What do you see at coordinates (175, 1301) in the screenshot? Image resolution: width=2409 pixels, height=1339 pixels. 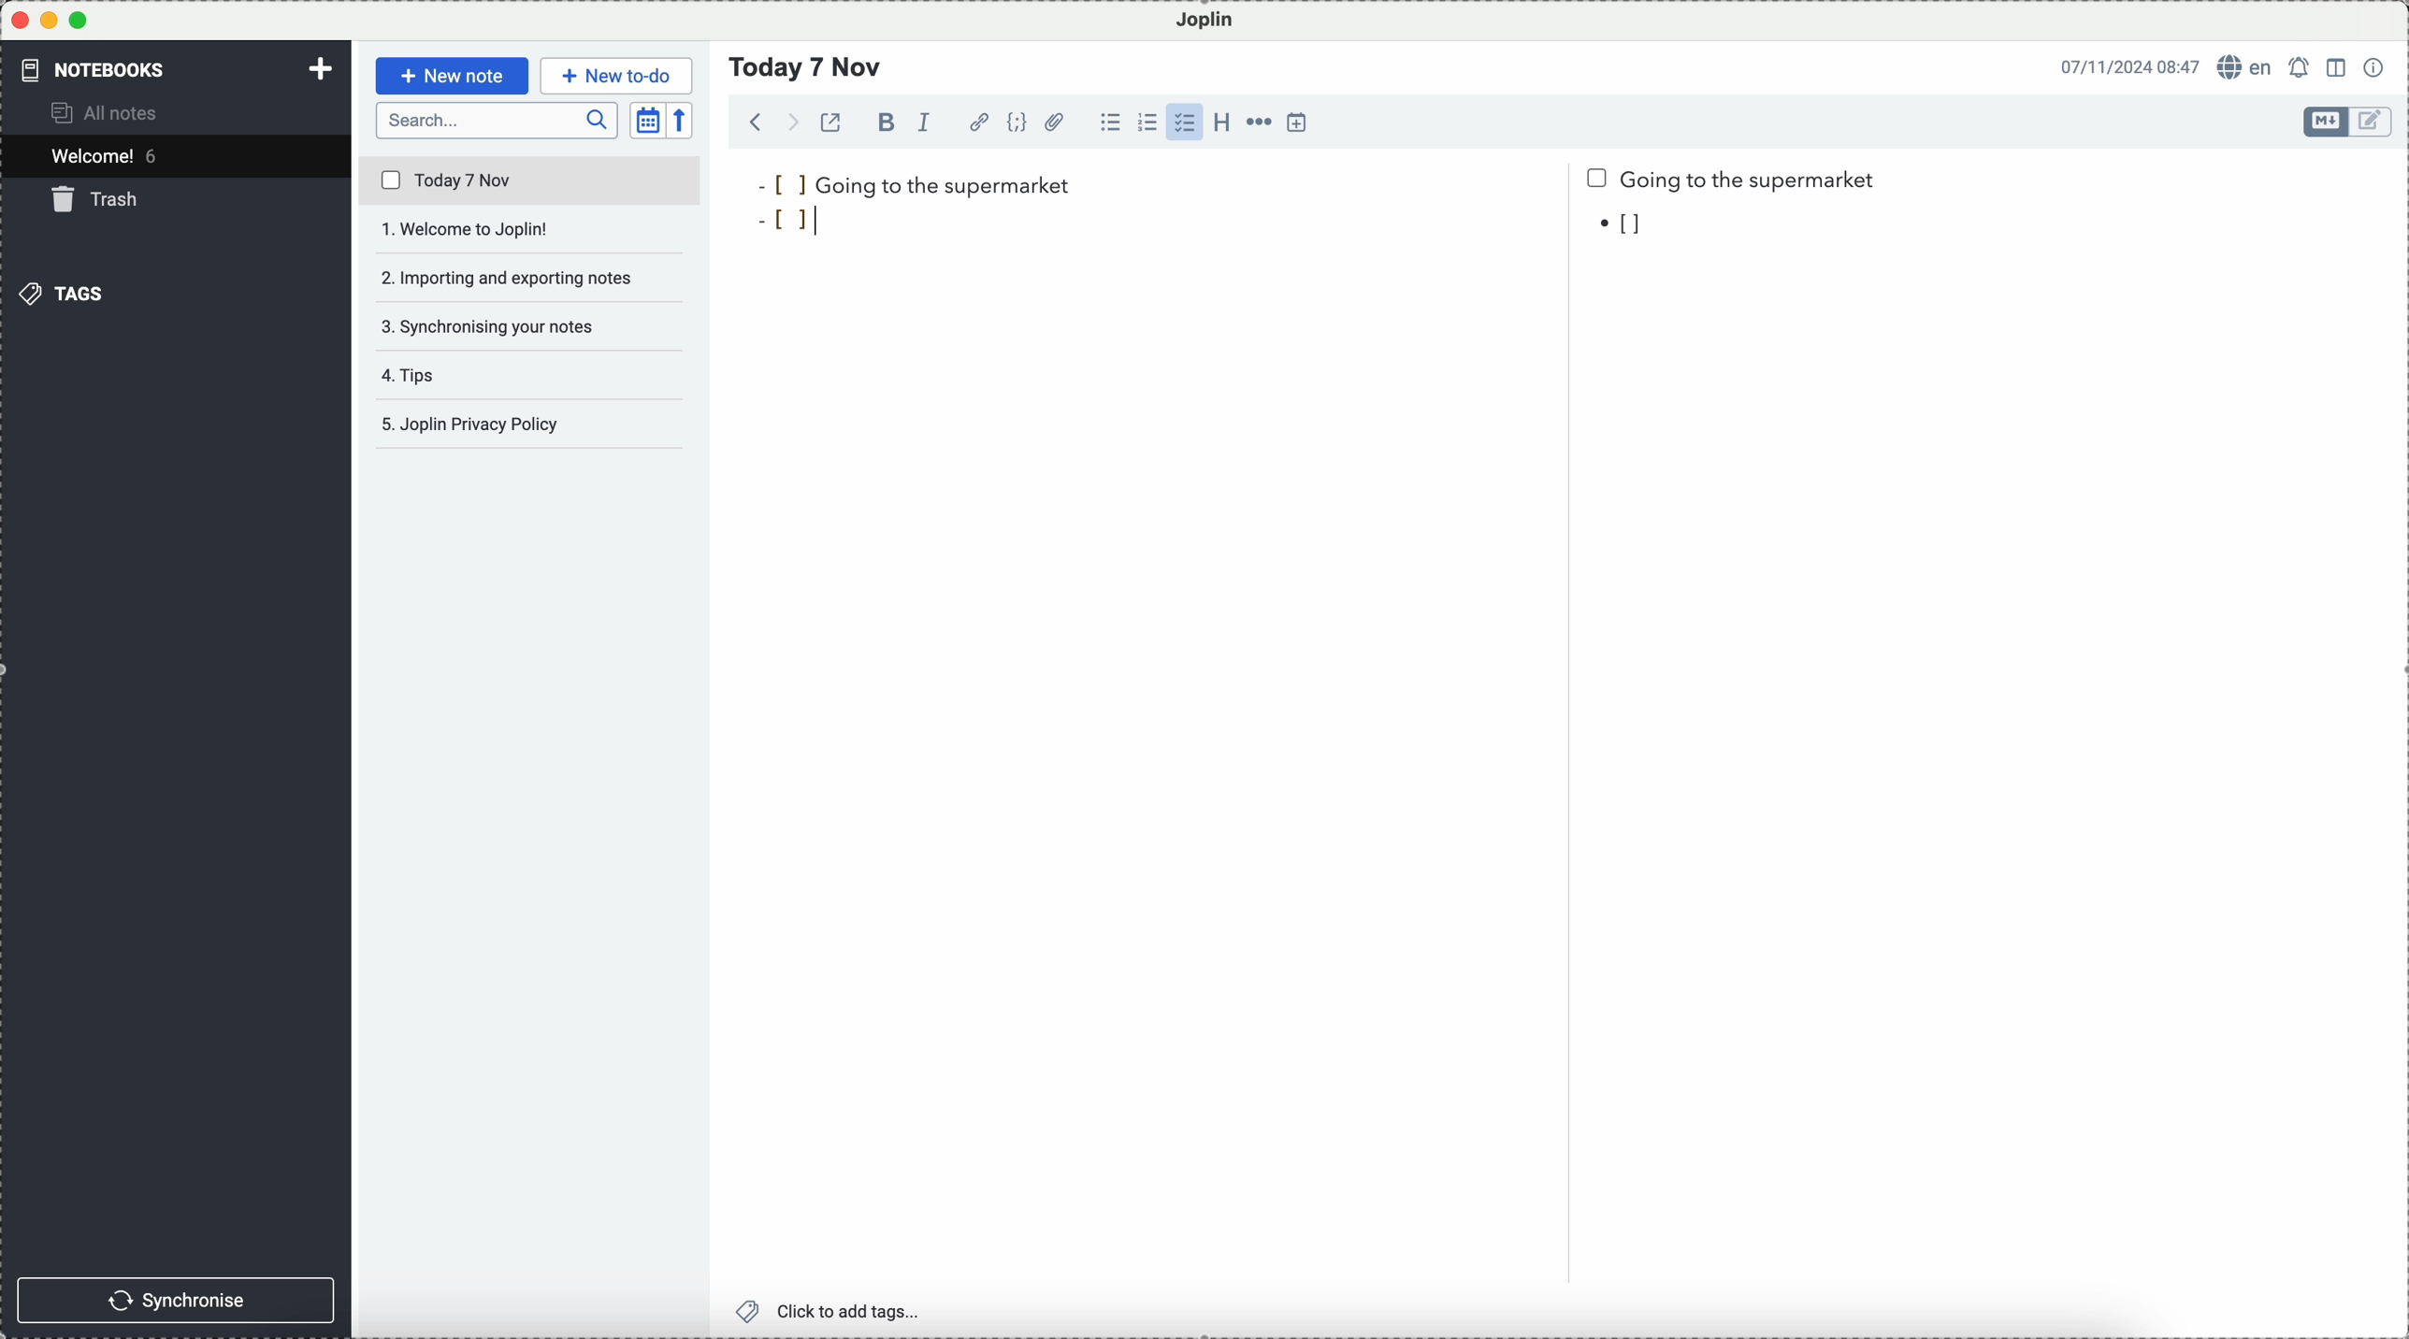 I see `synchronise button` at bounding box center [175, 1301].